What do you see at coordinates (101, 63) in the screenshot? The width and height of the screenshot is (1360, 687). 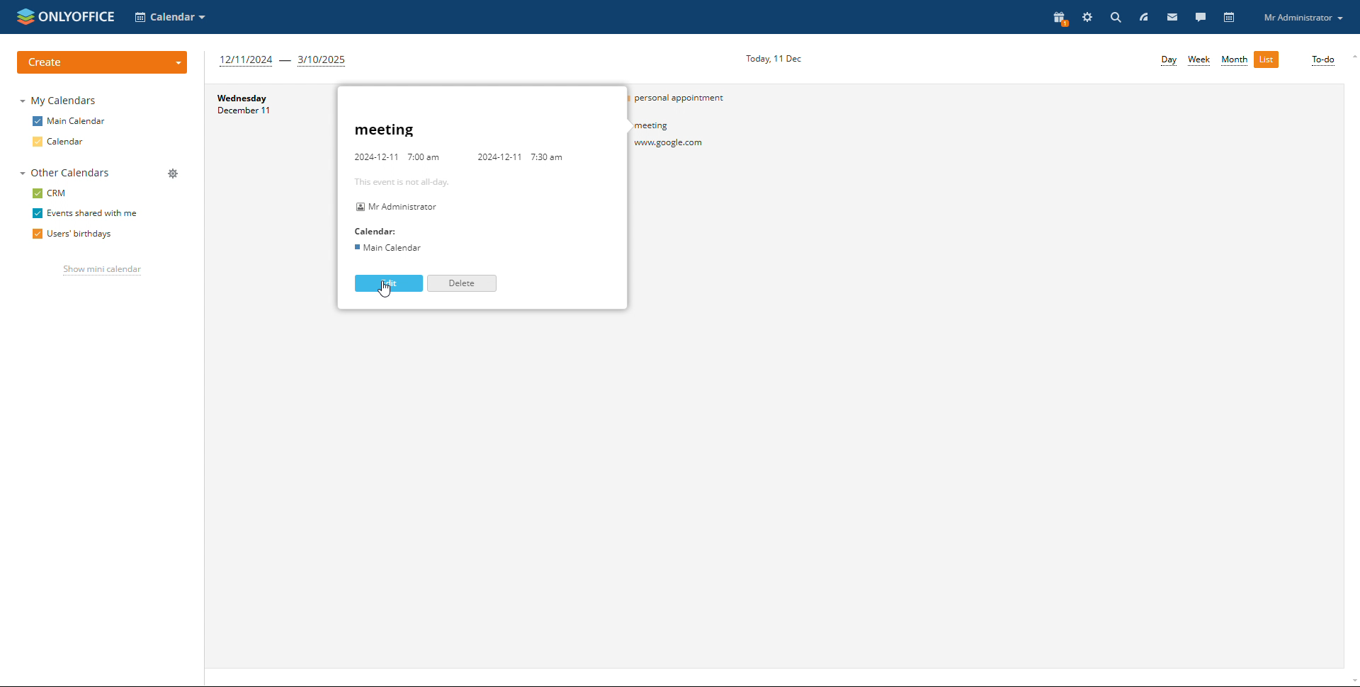 I see `create` at bounding box center [101, 63].